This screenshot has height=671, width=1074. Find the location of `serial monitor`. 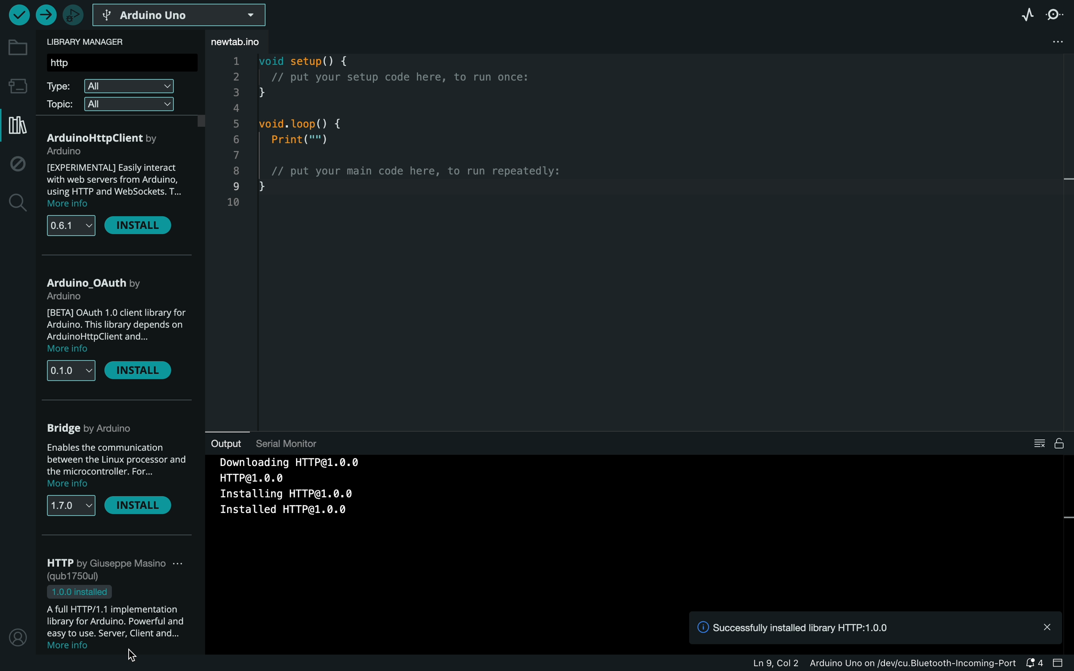

serial monitor is located at coordinates (1057, 14).